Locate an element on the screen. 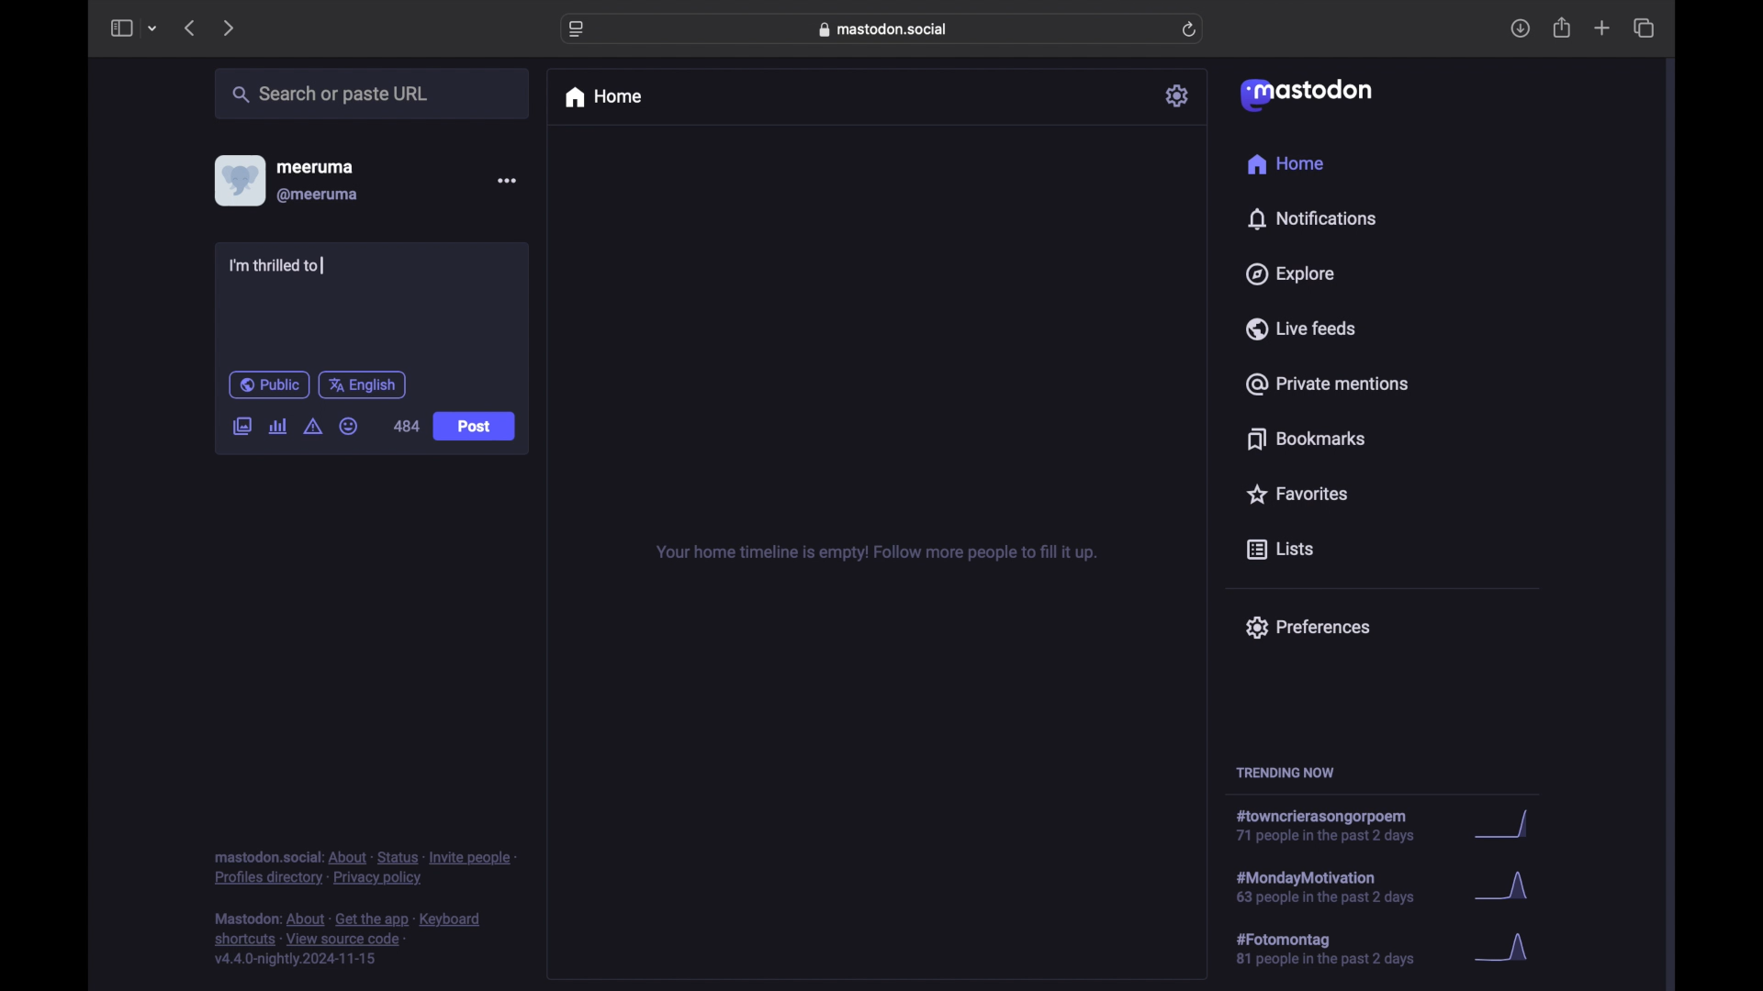  settings is located at coordinates (1178, 95).